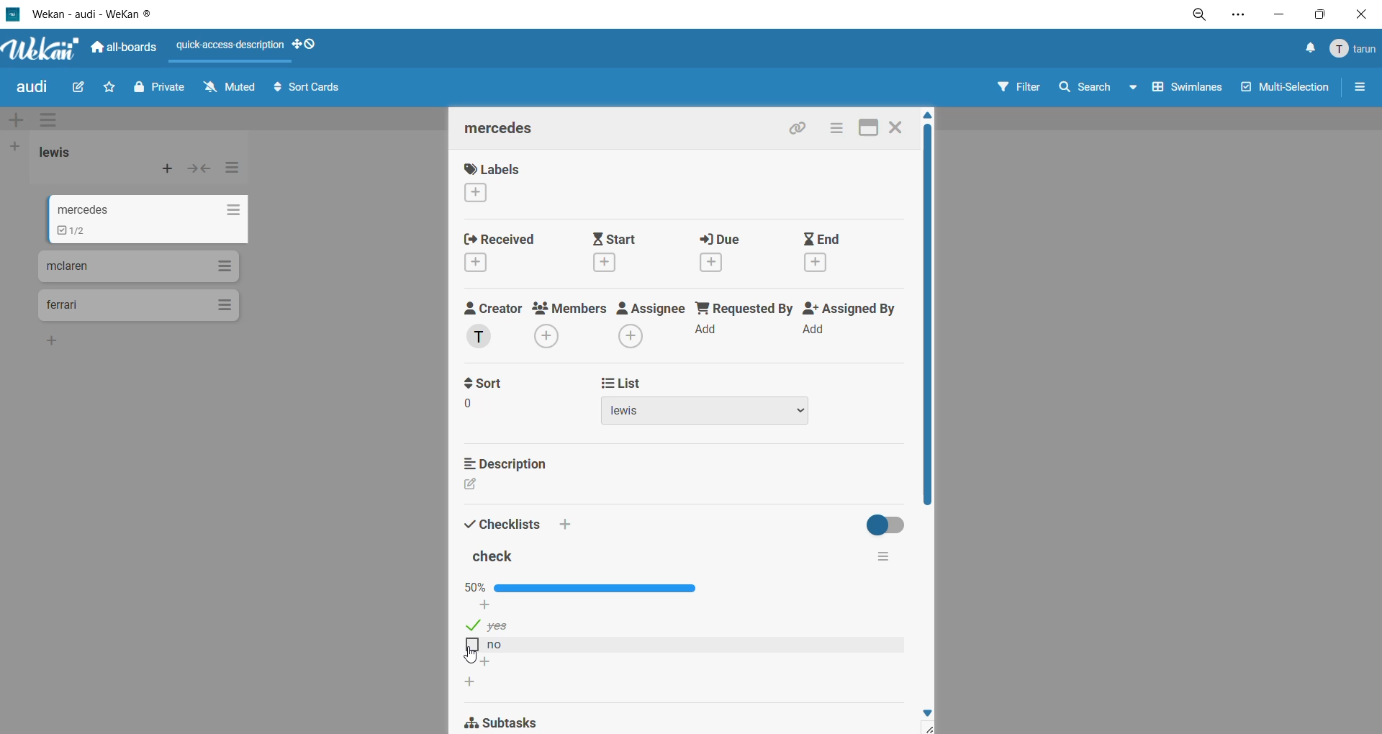 The height and width of the screenshot is (734, 1382). What do you see at coordinates (1361, 17) in the screenshot?
I see `close` at bounding box center [1361, 17].